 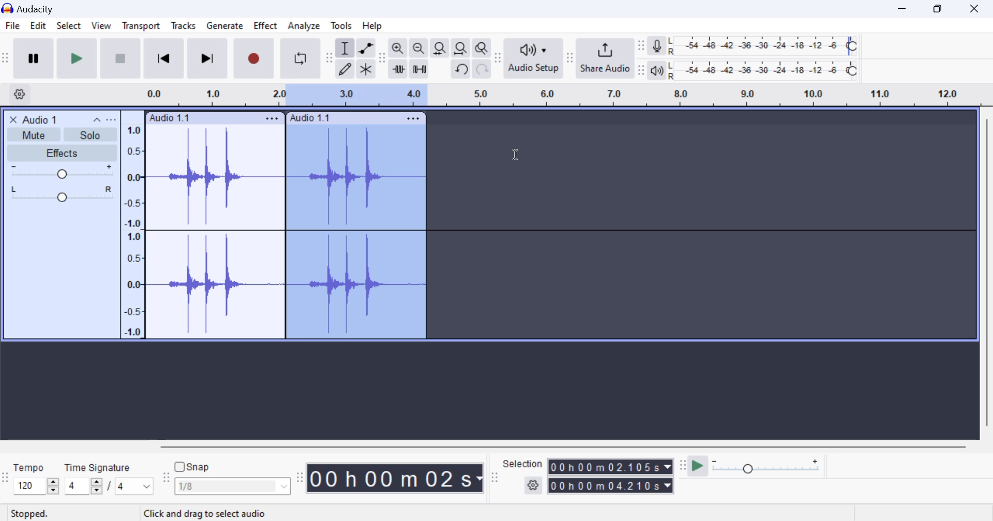 I want to click on Window Title, so click(x=33, y=8).